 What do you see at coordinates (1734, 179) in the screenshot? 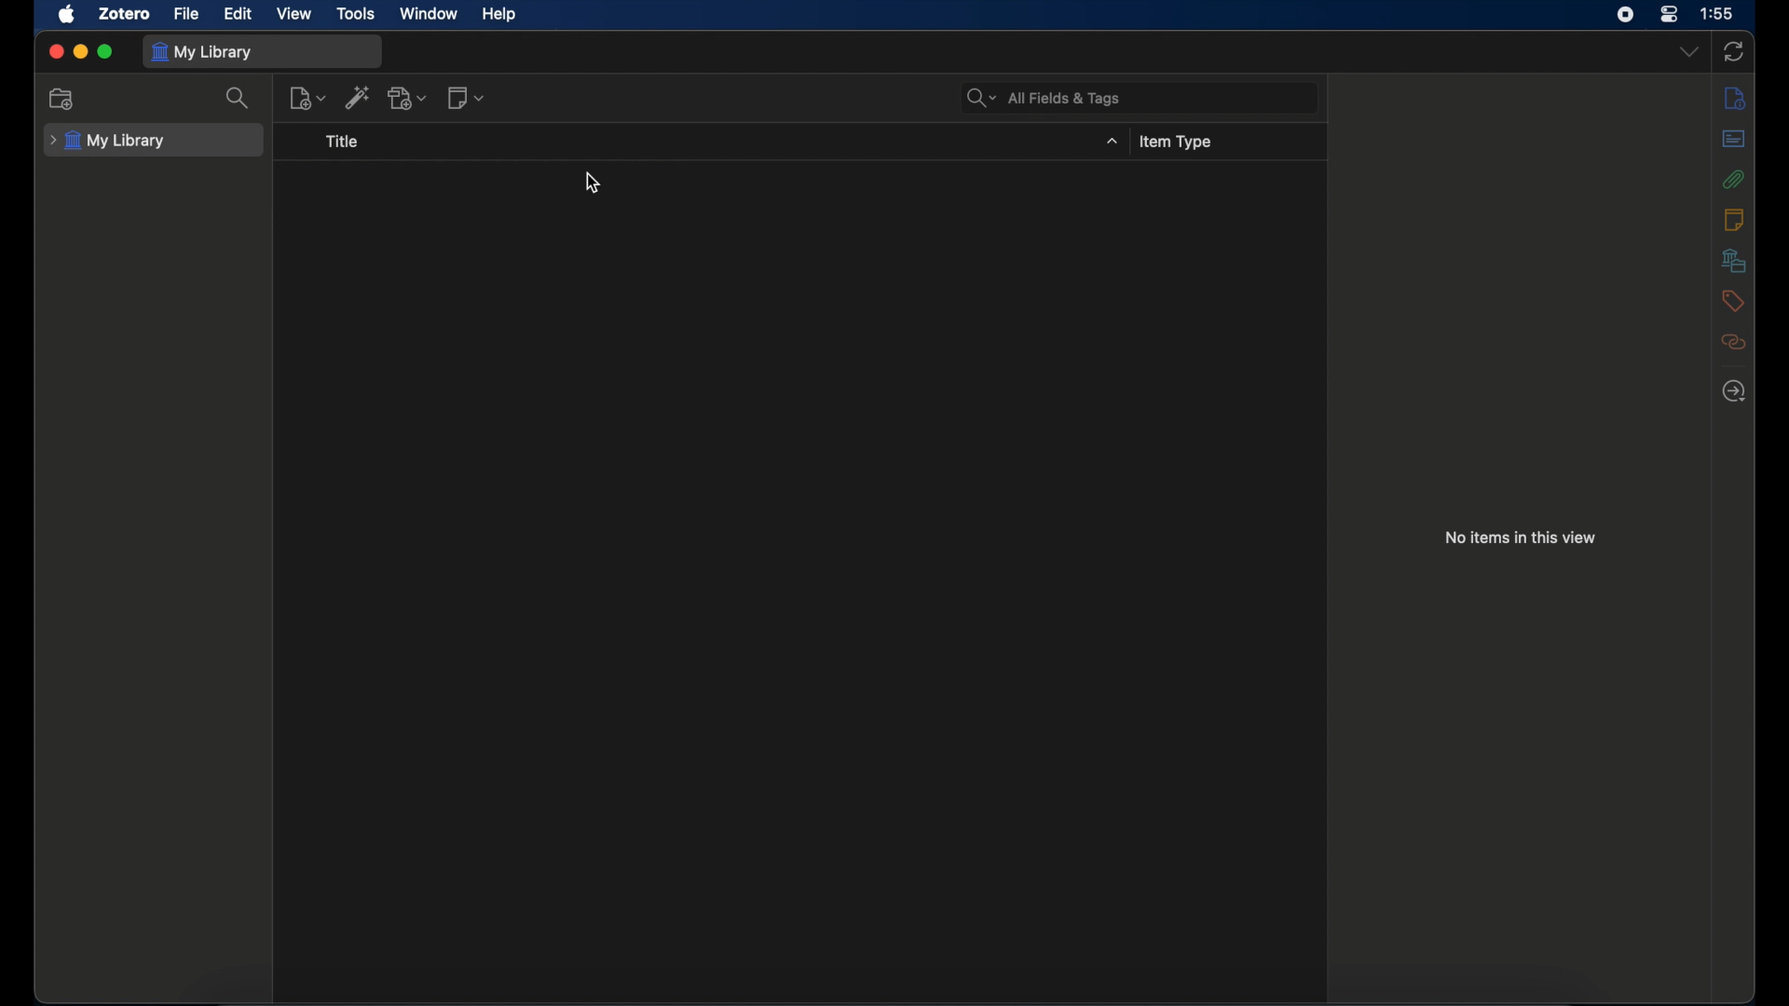
I see `attachments` at bounding box center [1734, 179].